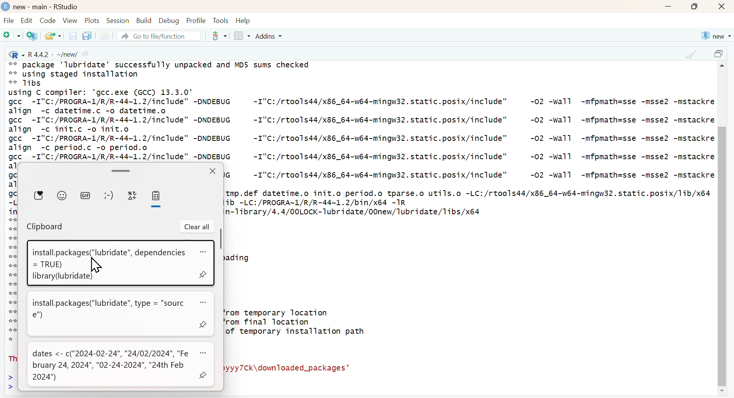  I want to click on new - main - RStudio, so click(47, 7).